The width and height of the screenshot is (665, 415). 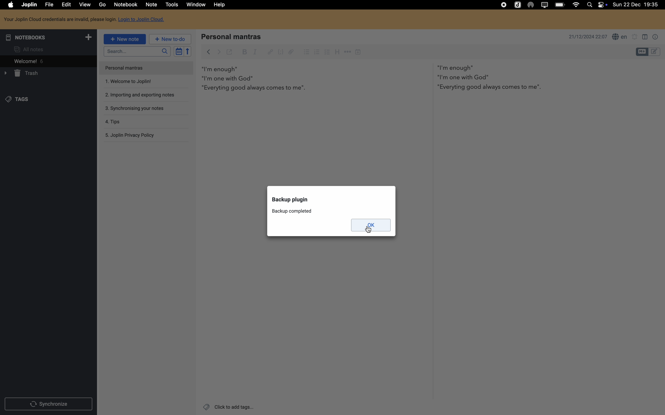 What do you see at coordinates (316, 52) in the screenshot?
I see `numbered list` at bounding box center [316, 52].